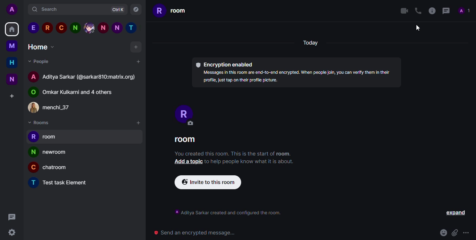 Image resolution: width=476 pixels, height=240 pixels. Describe the element at coordinates (43, 62) in the screenshot. I see `People dropdown` at that location.